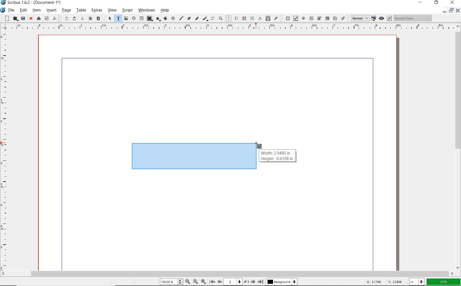 The image size is (461, 286). I want to click on open, so click(15, 19).